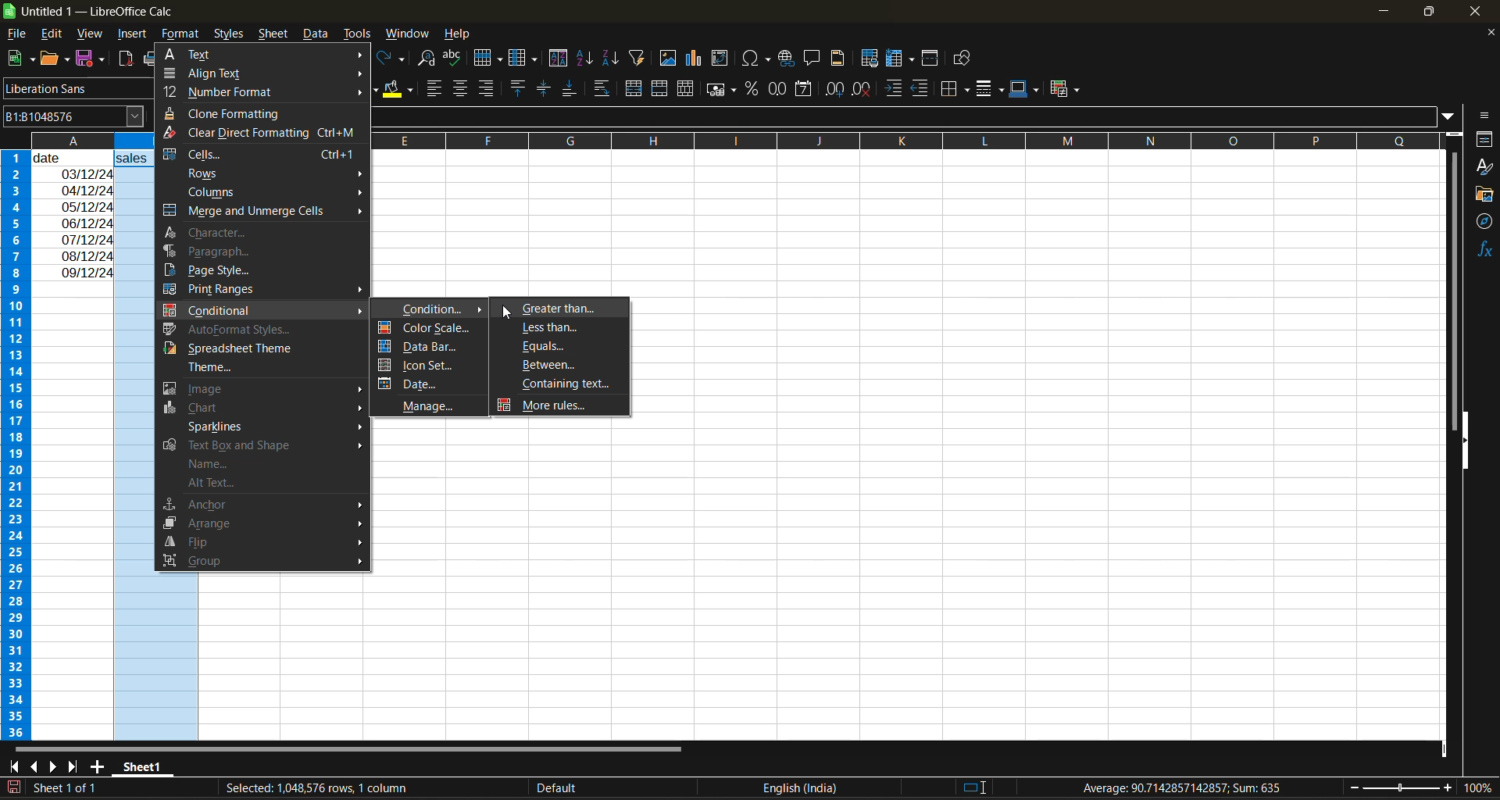 This screenshot has width=1500, height=800. I want to click on insert chart, so click(698, 59).